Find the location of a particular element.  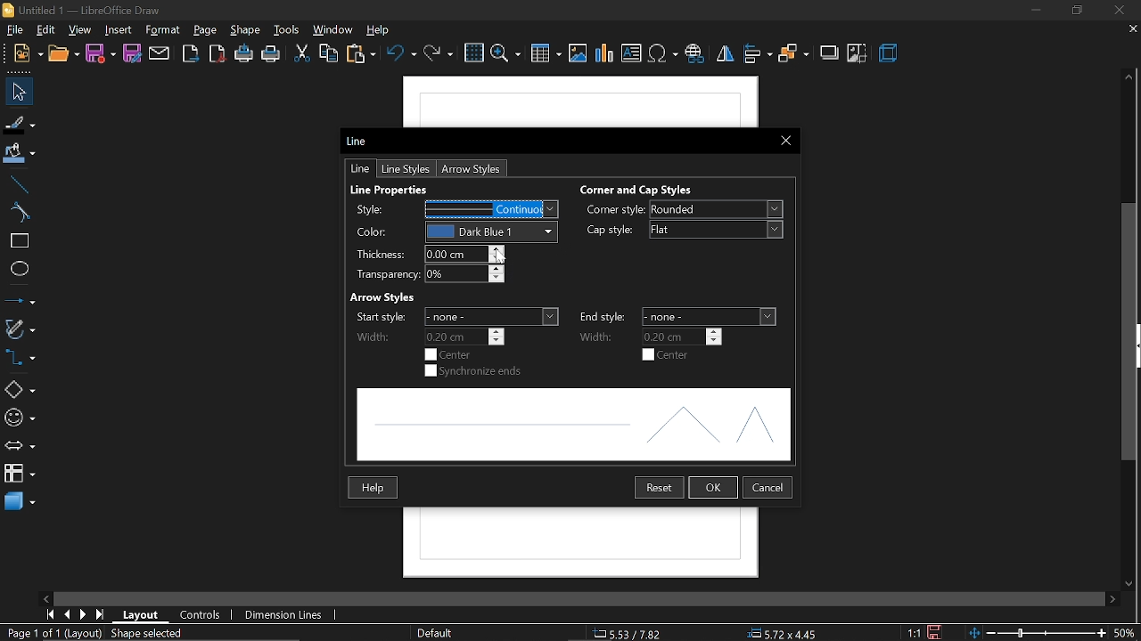

window is located at coordinates (333, 28).